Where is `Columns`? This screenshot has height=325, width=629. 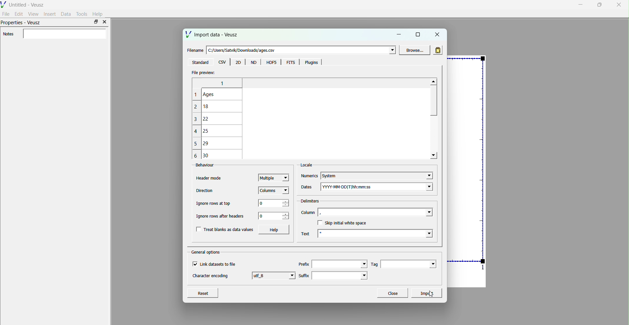 Columns is located at coordinates (274, 190).